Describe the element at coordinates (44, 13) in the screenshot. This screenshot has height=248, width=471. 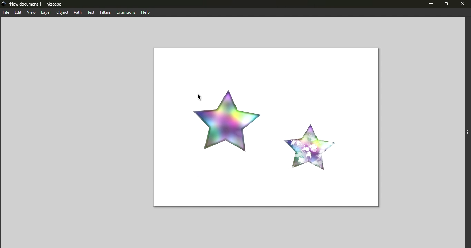
I see `layers` at that location.